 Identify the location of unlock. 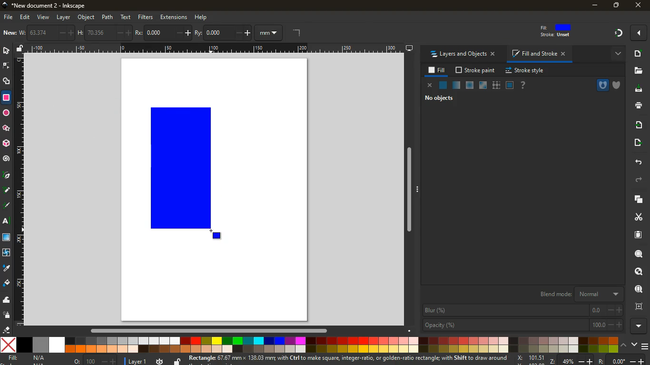
(178, 361).